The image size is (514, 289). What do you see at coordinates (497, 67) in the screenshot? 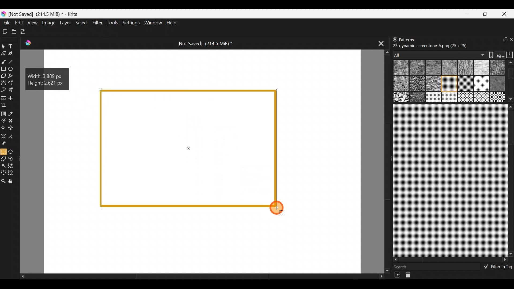
I see `06 Hard-grain.png` at bounding box center [497, 67].